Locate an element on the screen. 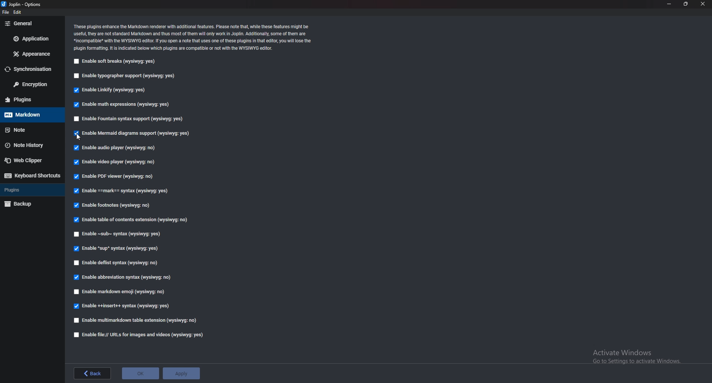 The width and height of the screenshot is (712, 383). Enable linkify is located at coordinates (113, 91).